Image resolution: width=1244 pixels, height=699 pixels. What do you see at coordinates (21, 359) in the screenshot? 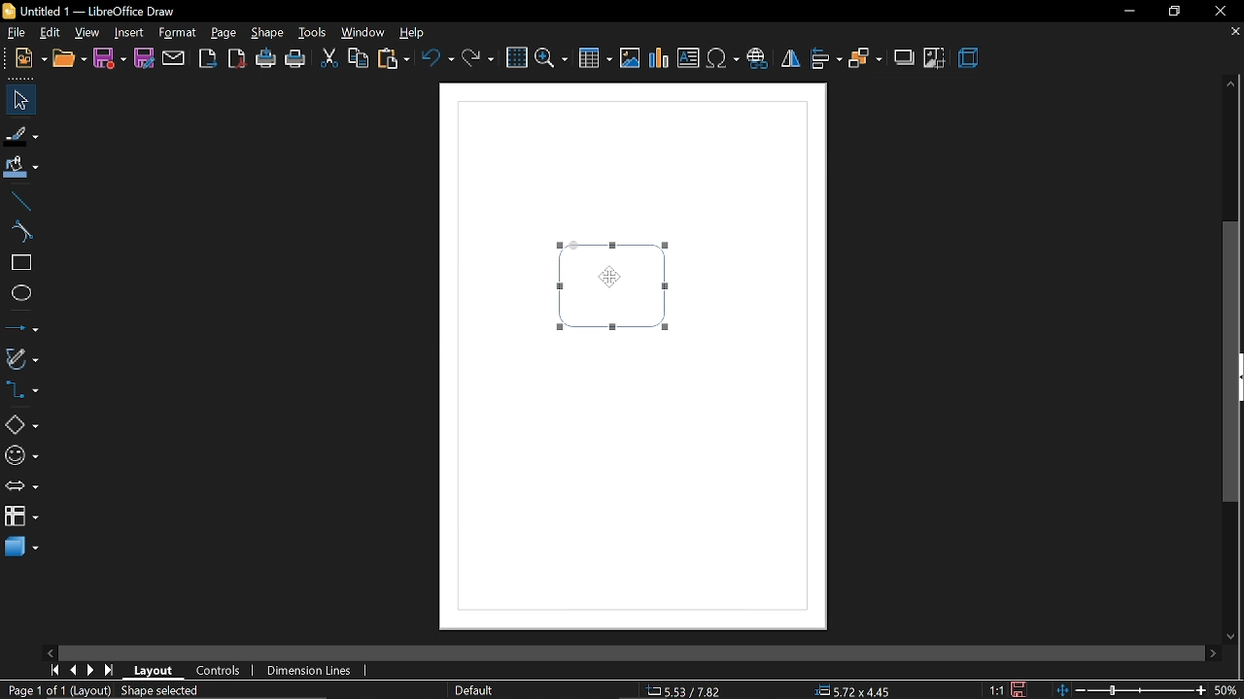
I see `curves and polygons` at bounding box center [21, 359].